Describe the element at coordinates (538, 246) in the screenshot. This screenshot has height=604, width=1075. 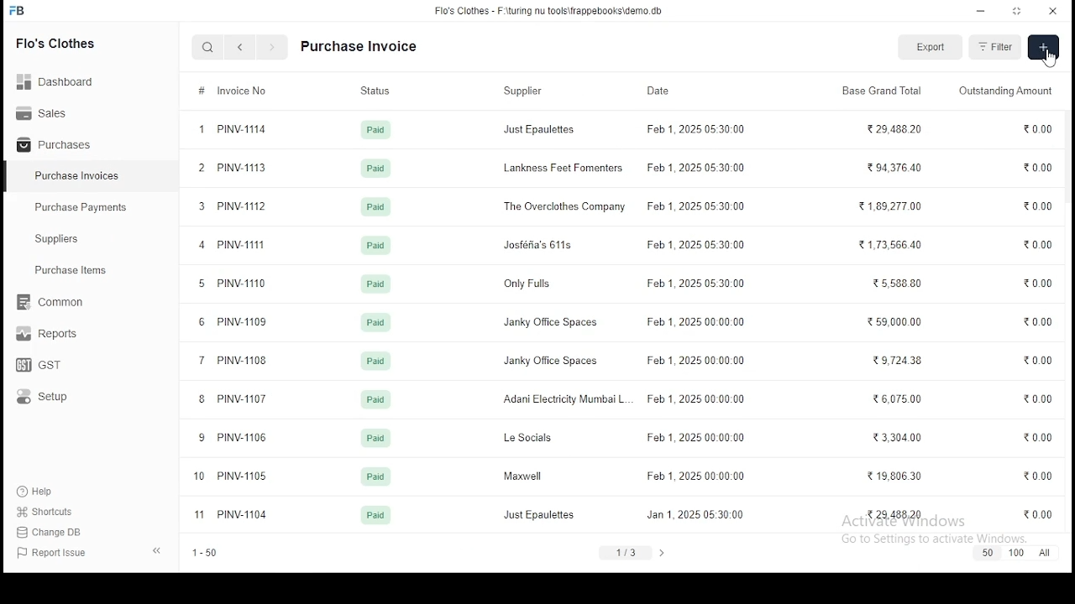
I see `josfena 611s` at that location.